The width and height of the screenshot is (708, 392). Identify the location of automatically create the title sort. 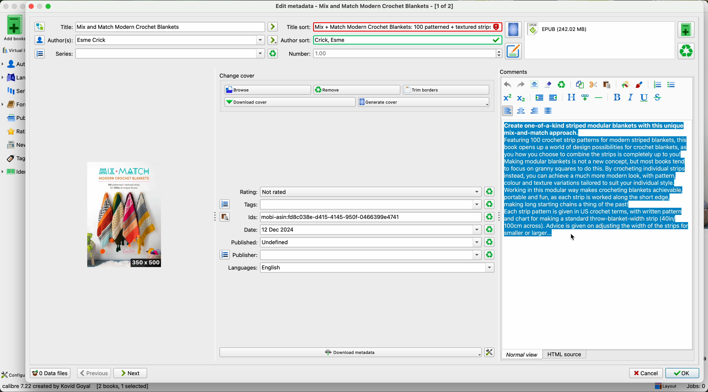
(272, 27).